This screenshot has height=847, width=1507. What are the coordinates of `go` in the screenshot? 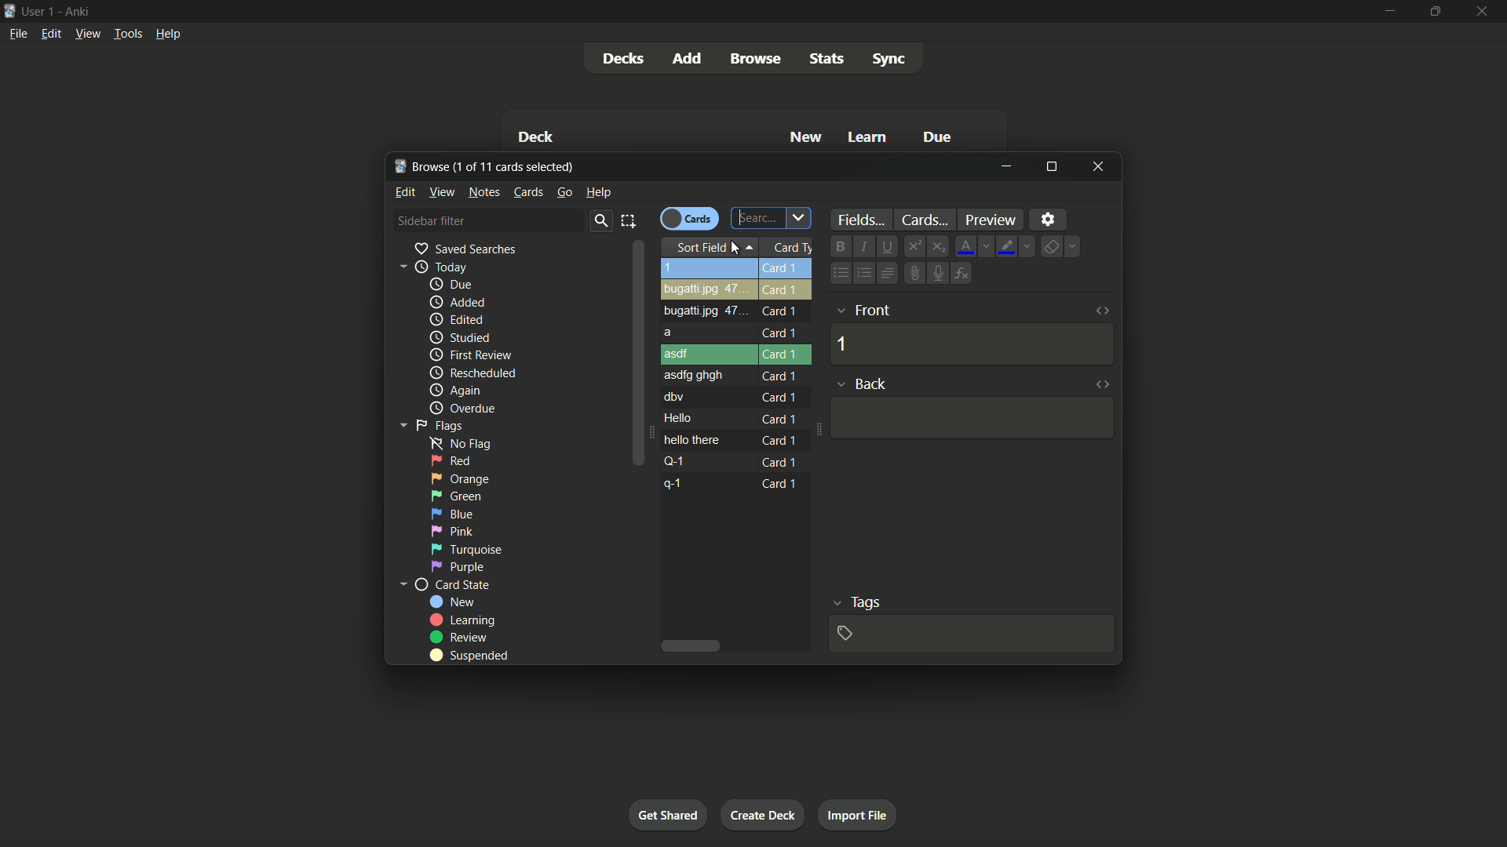 It's located at (564, 192).